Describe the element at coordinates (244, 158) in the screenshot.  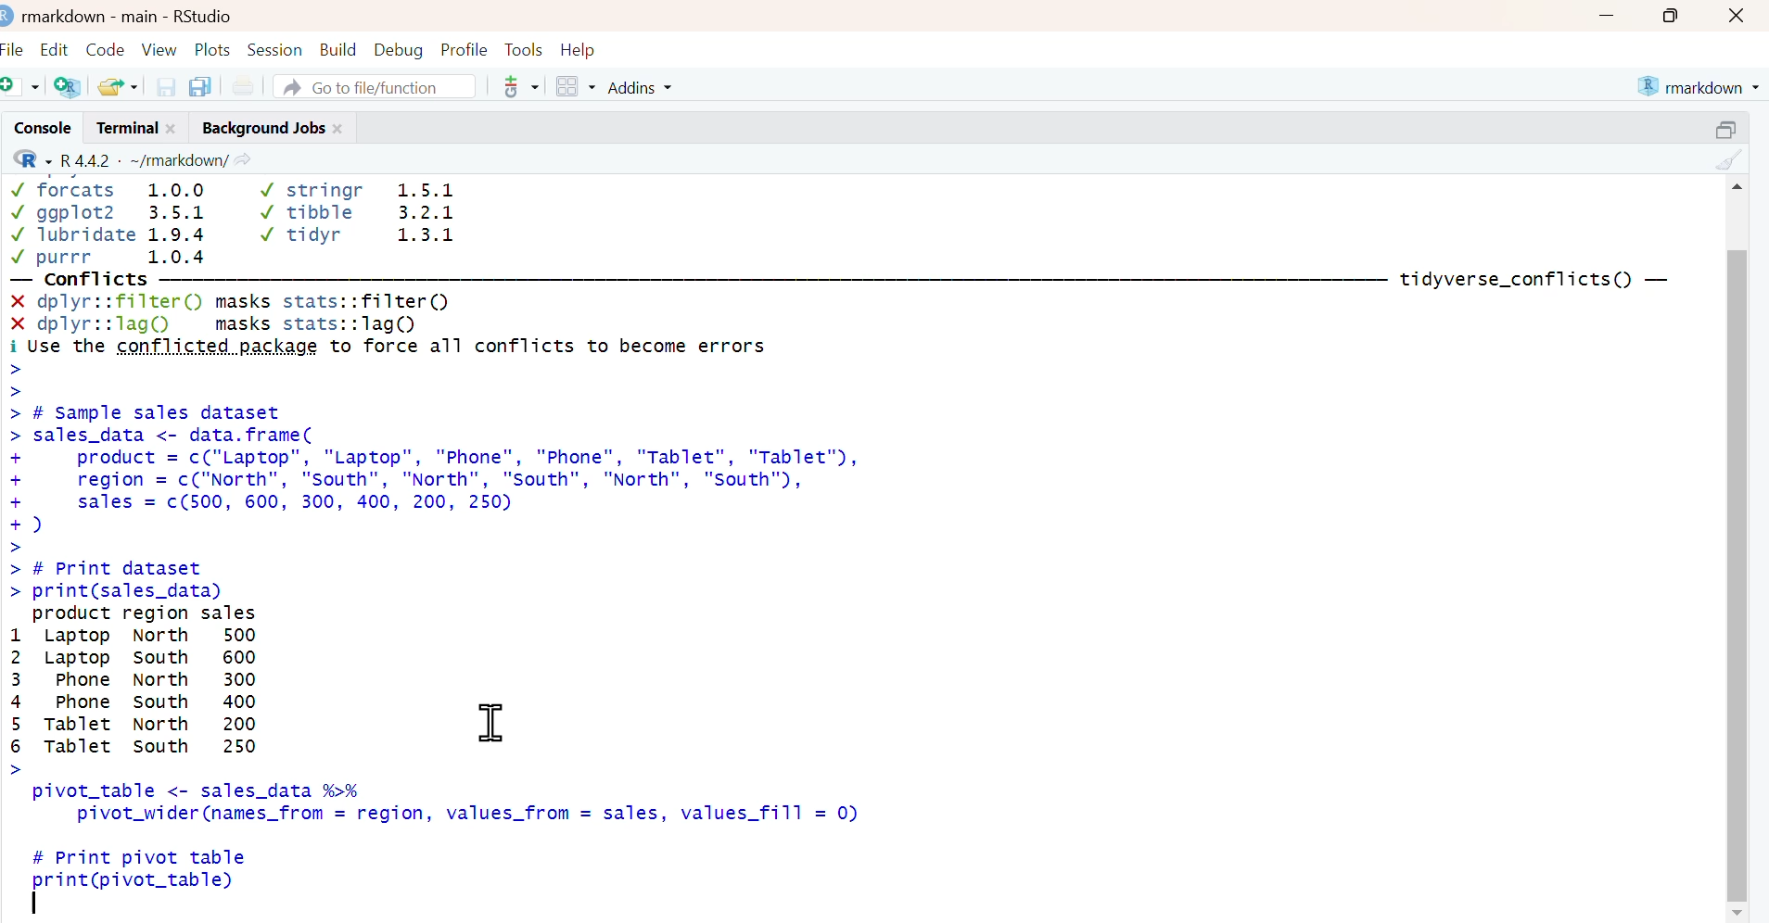
I see `view current working directory` at that location.